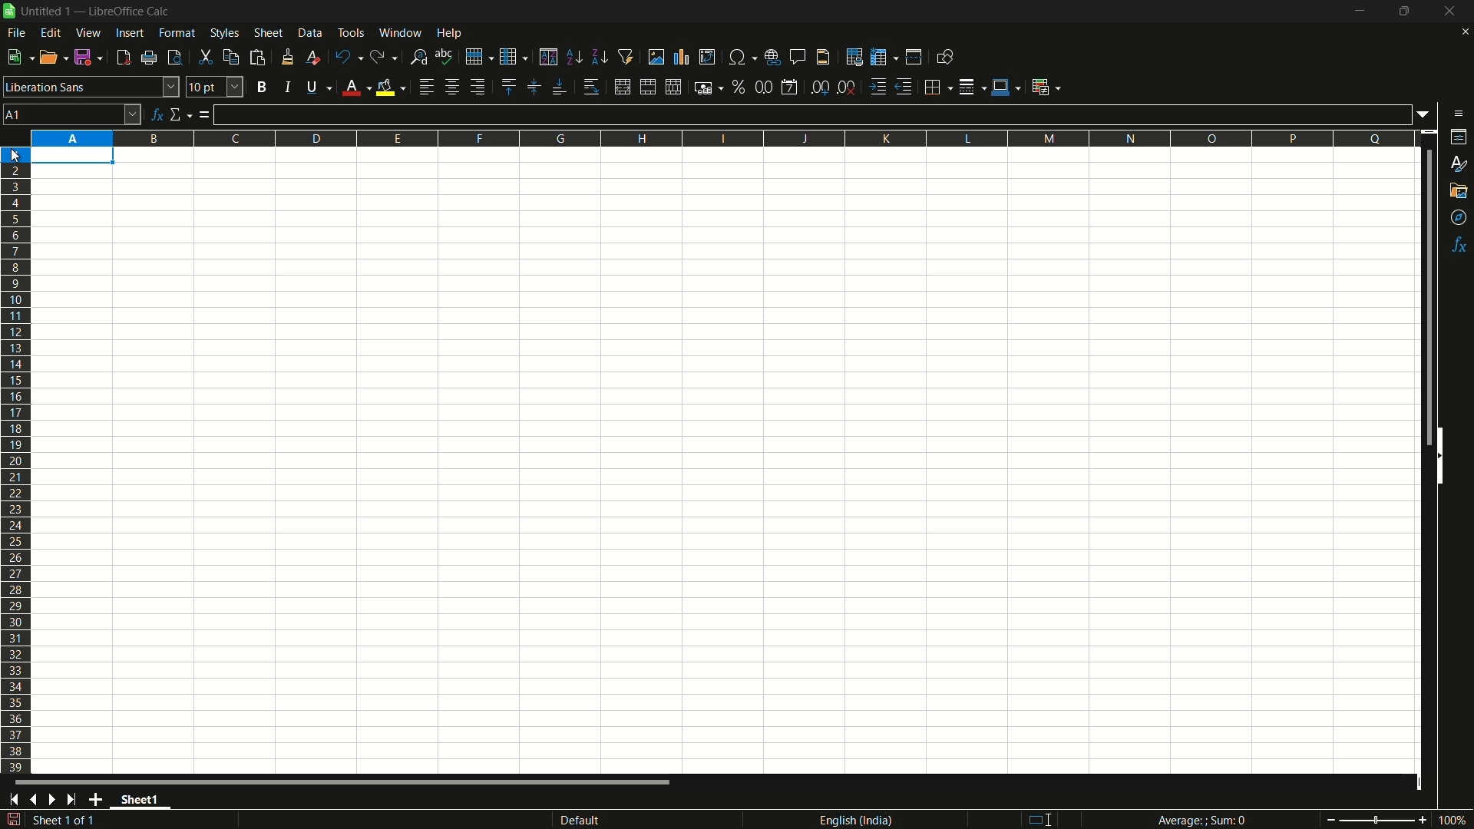  What do you see at coordinates (144, 801) in the screenshot?
I see `sheet name` at bounding box center [144, 801].